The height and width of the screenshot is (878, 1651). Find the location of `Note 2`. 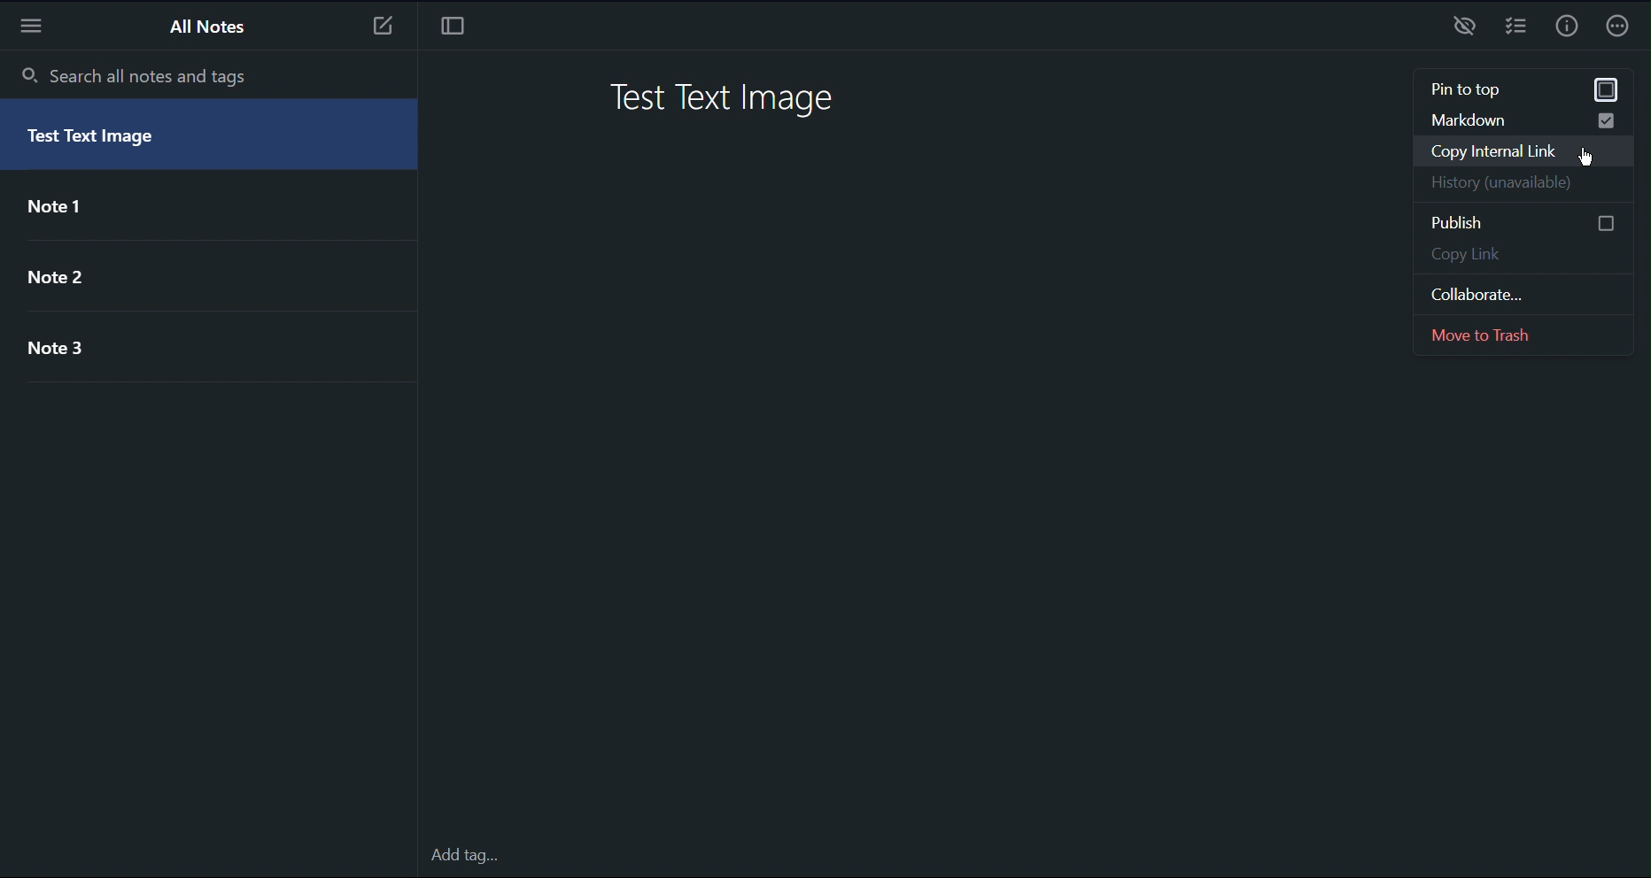

Note 2 is located at coordinates (66, 274).